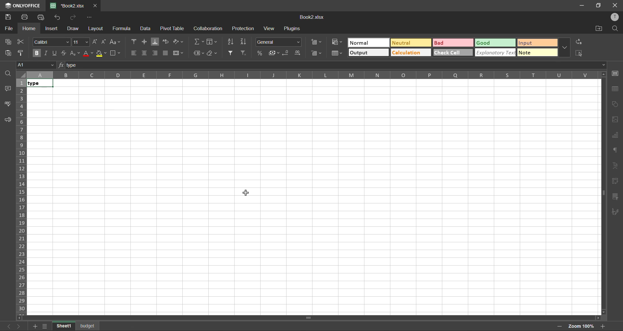 Image resolution: width=623 pixels, height=331 pixels. I want to click on image, so click(617, 120).